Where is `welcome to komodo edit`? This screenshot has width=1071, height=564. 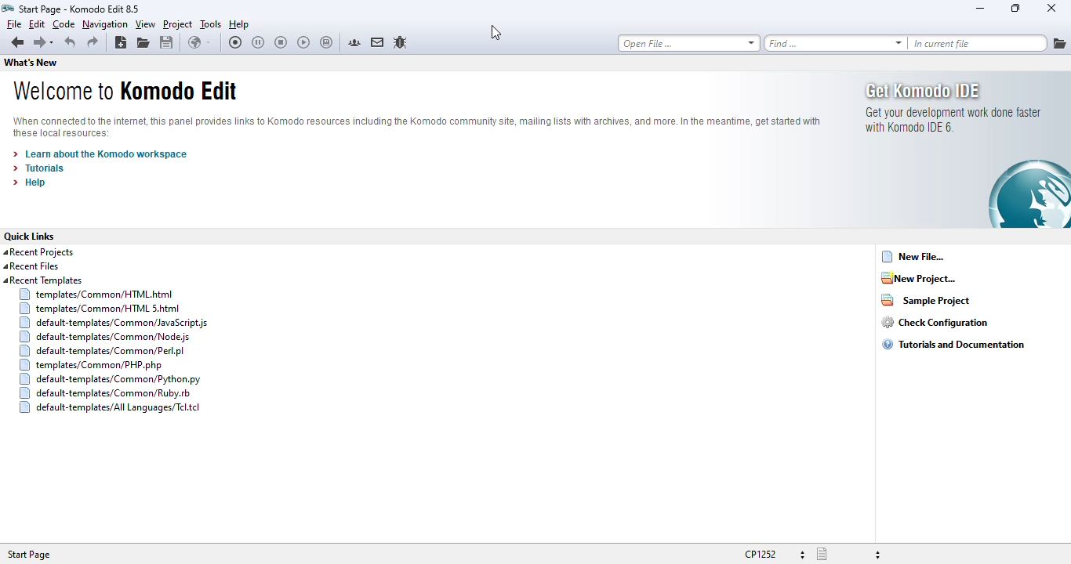 welcome to komodo edit is located at coordinates (124, 90).